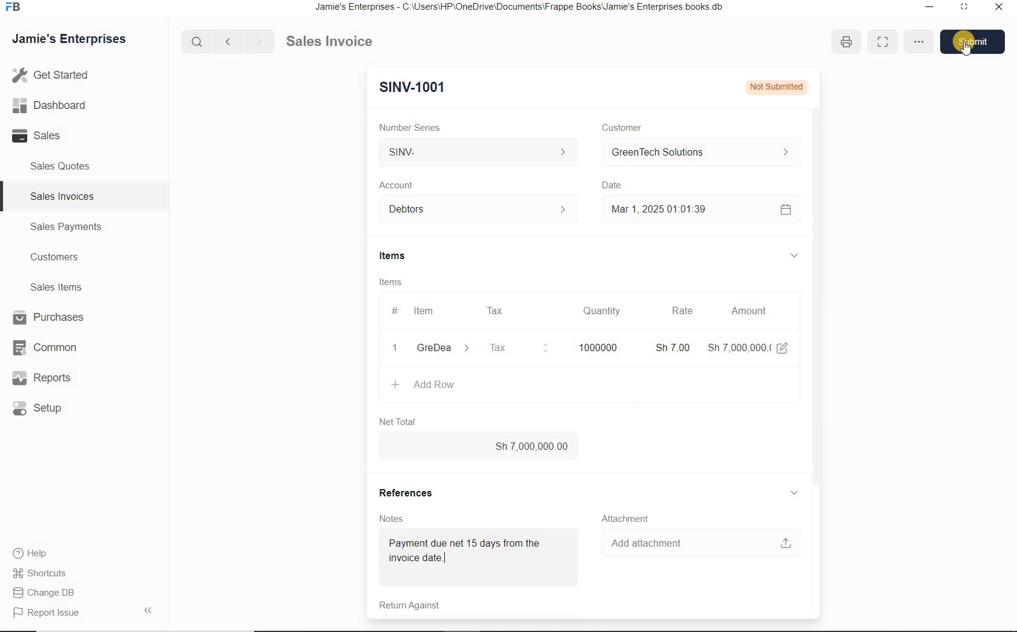 The height and width of the screenshot is (632, 1017). What do you see at coordinates (41, 136) in the screenshot?
I see `Sales` at bounding box center [41, 136].